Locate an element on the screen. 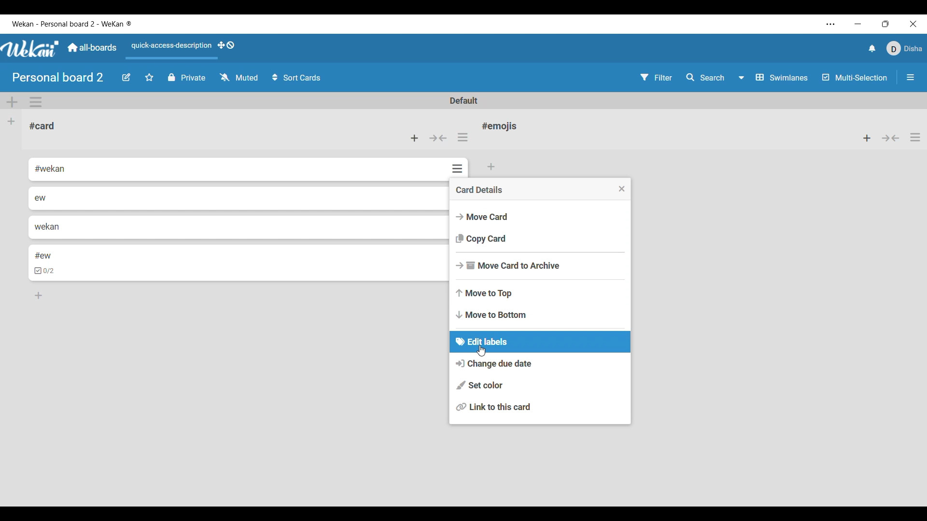 The width and height of the screenshot is (927, 521). Set color is located at coordinates (541, 385).